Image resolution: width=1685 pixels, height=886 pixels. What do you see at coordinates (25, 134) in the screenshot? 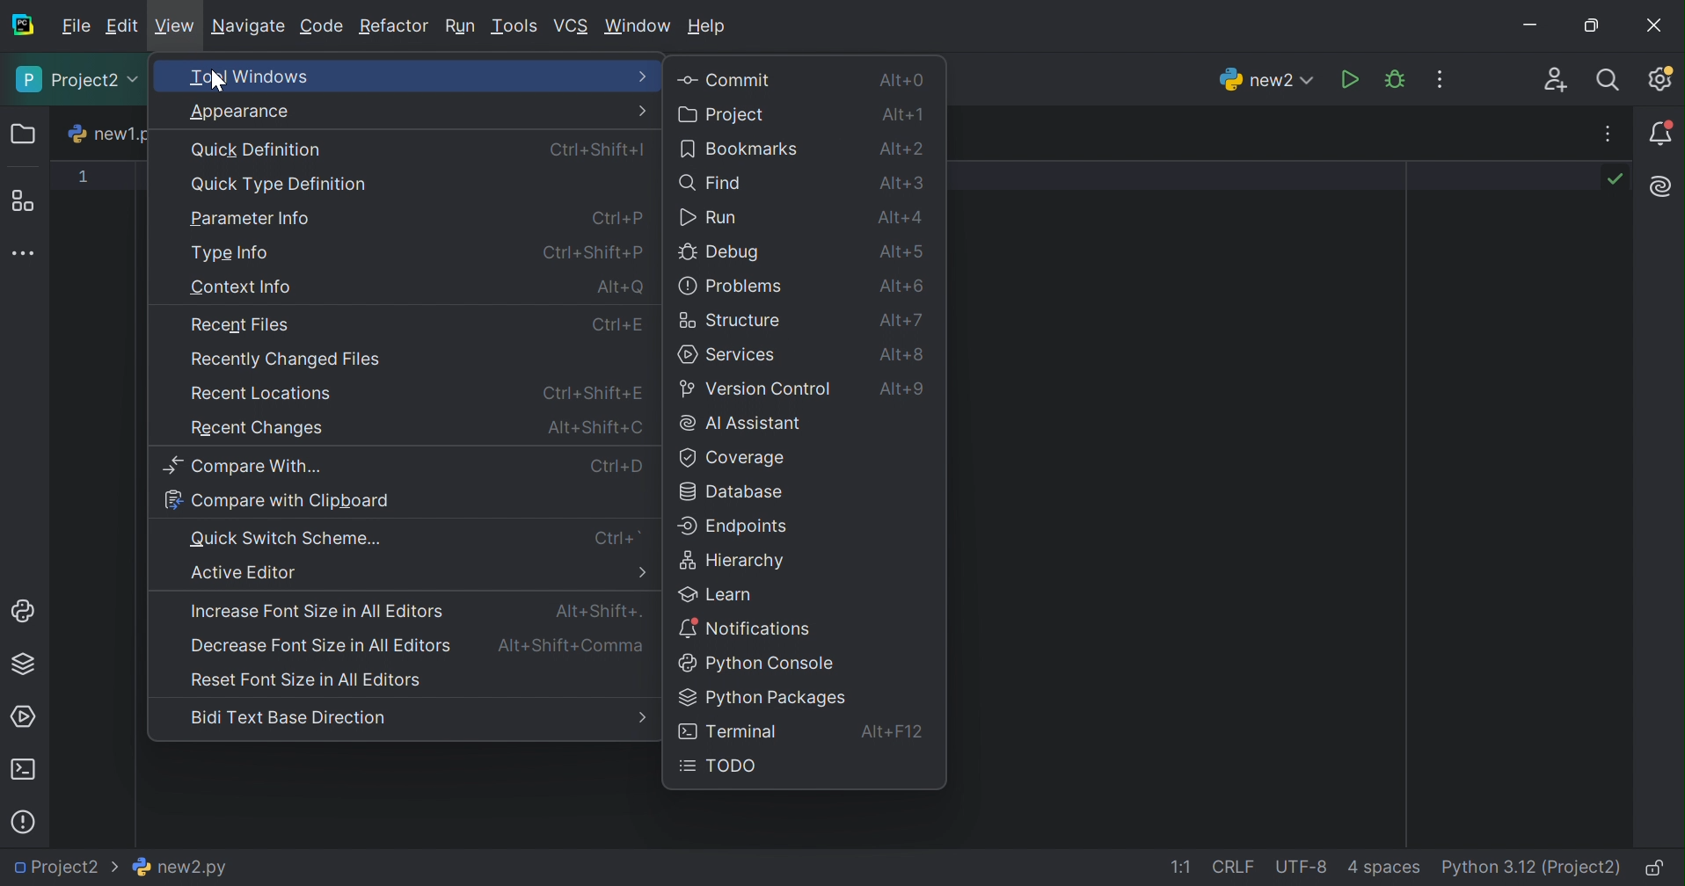
I see `` at bounding box center [25, 134].